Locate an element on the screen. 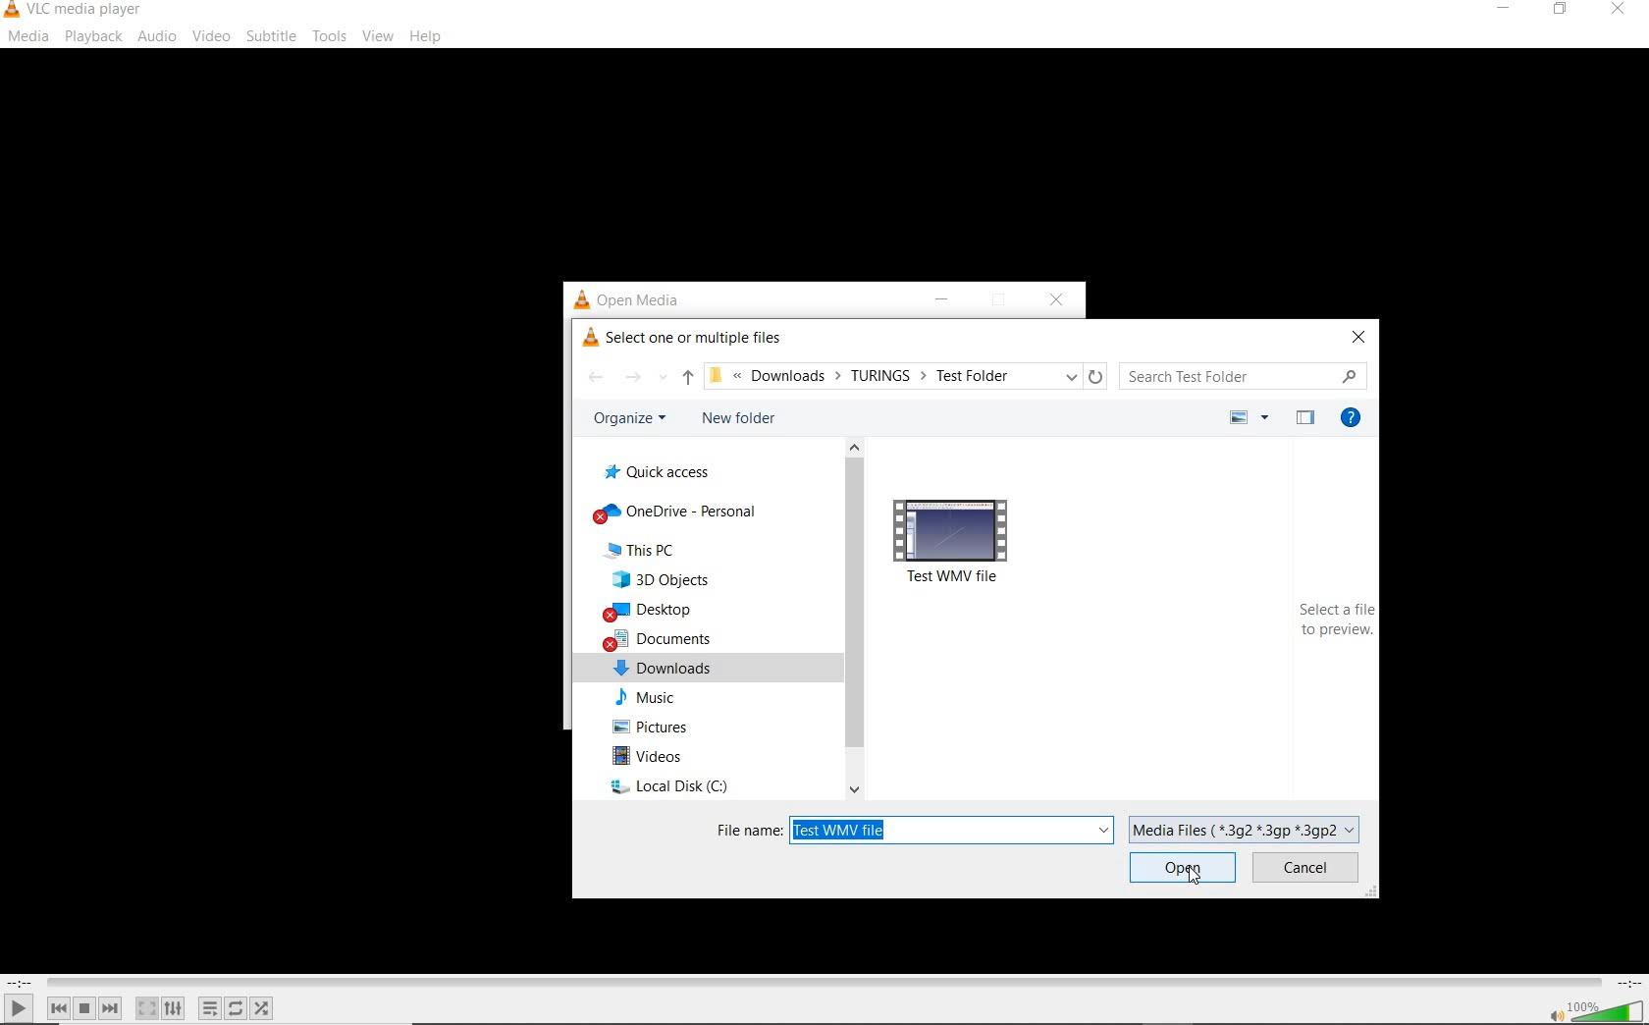 The image size is (1649, 1025). tools is located at coordinates (328, 33).